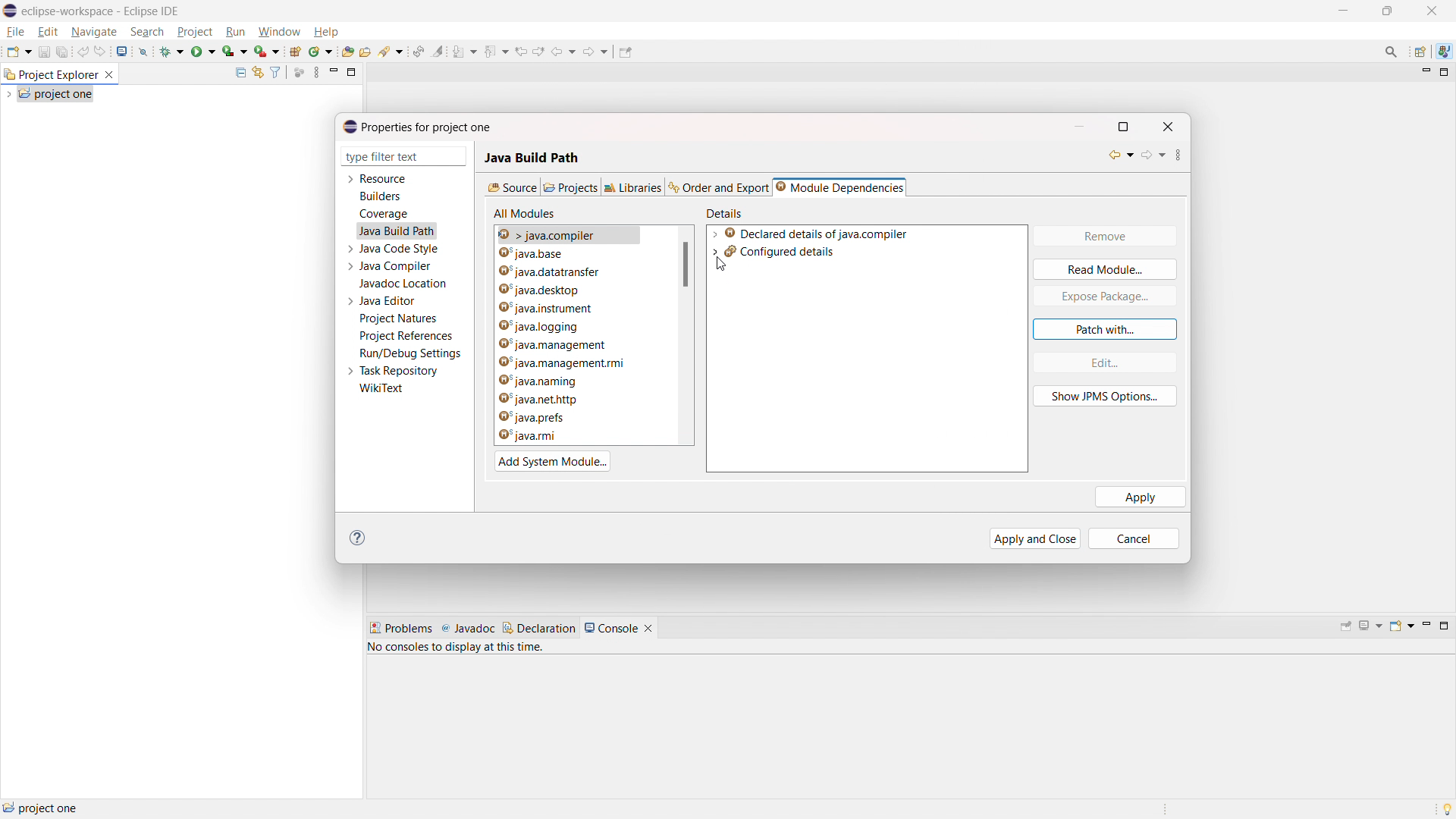 This screenshot has width=1456, height=819. Describe the element at coordinates (464, 52) in the screenshot. I see `next annotation` at that location.